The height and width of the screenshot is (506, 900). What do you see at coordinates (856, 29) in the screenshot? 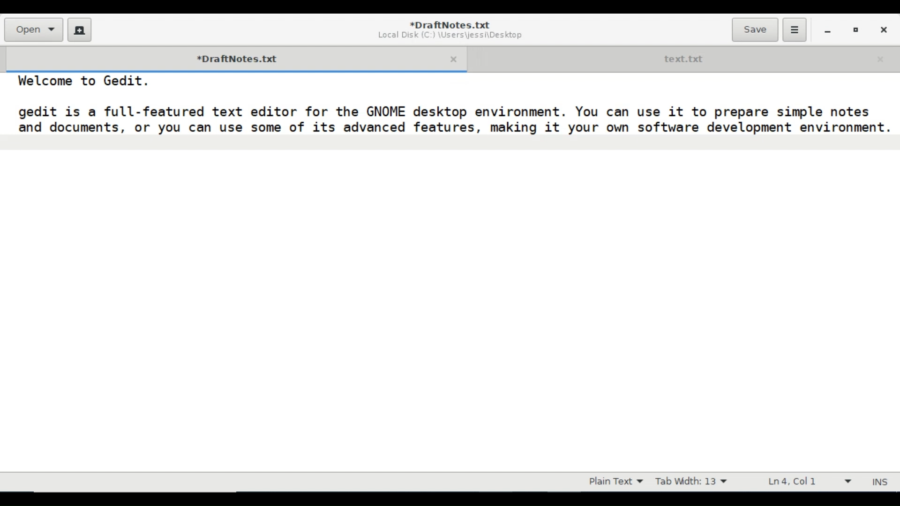
I see `Restore` at bounding box center [856, 29].